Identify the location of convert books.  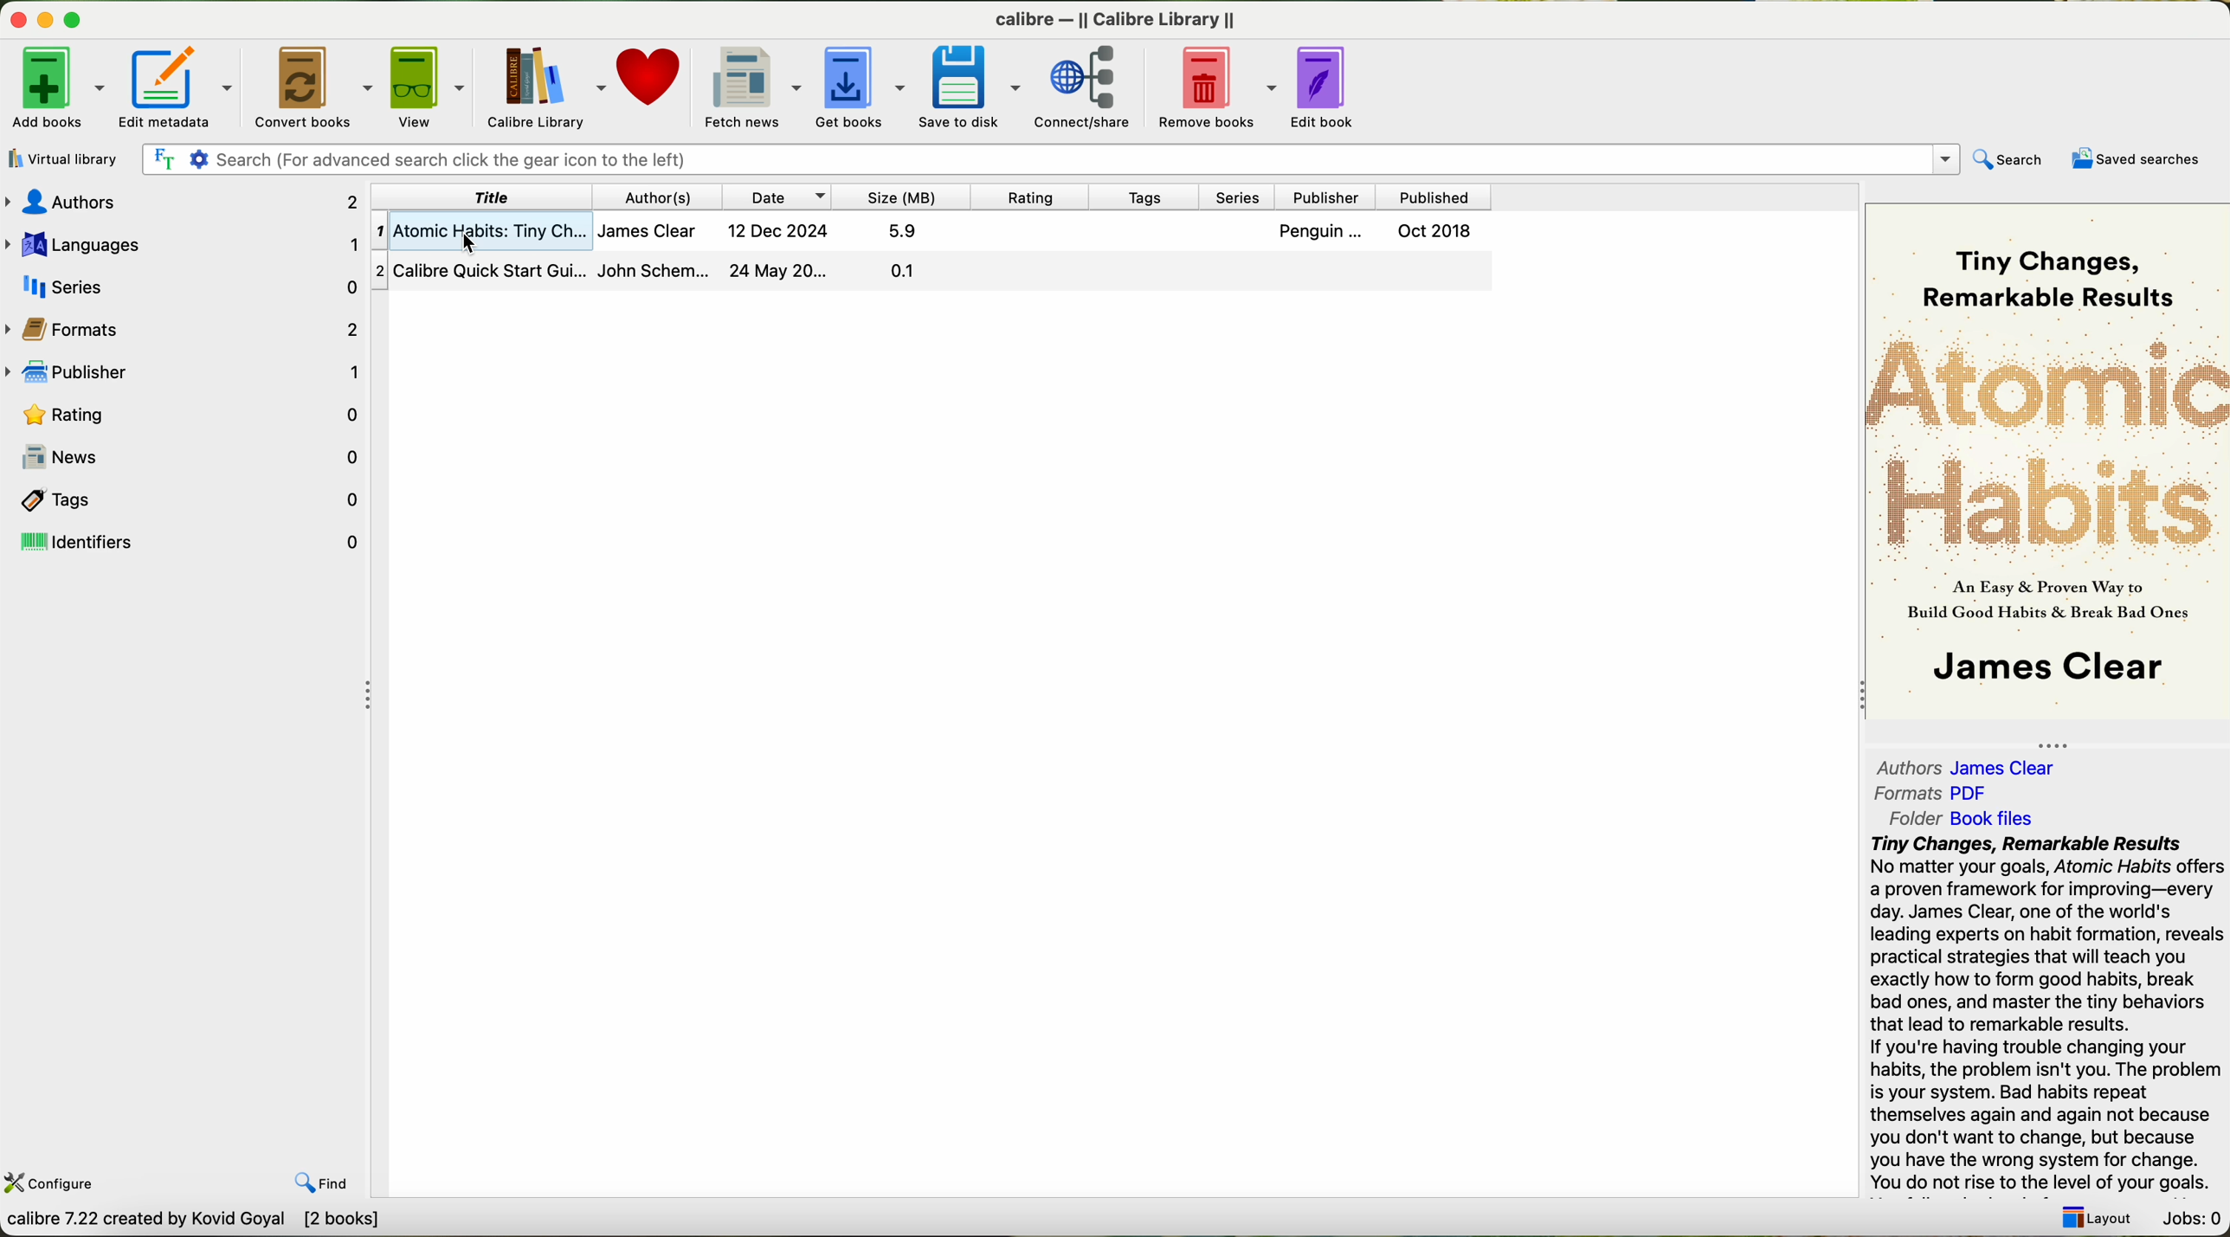
(311, 84).